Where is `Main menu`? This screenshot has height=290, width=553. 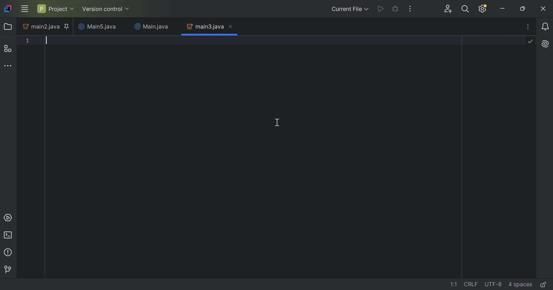
Main menu is located at coordinates (25, 9).